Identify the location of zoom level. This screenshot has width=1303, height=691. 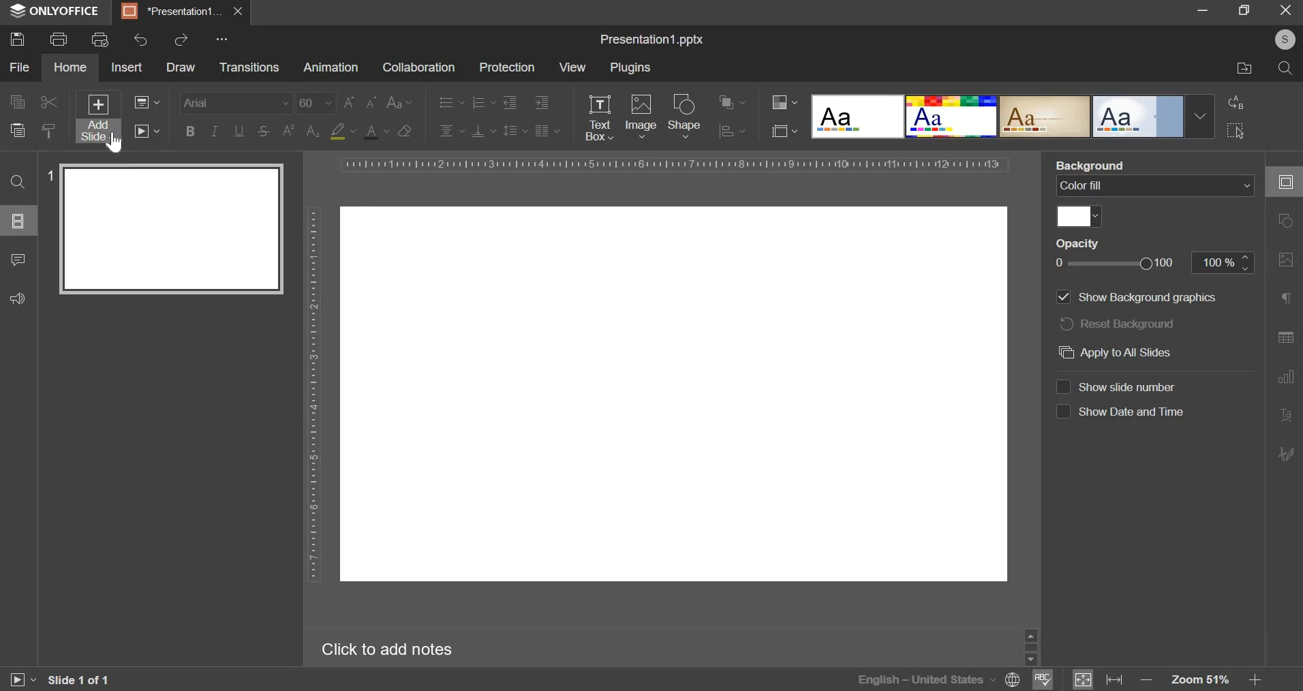
(1203, 680).